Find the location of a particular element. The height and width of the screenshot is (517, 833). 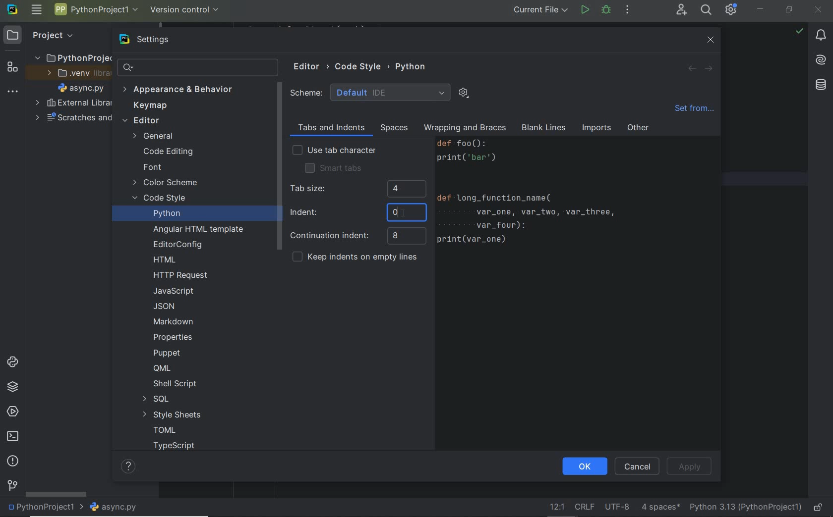

TYPESCRIPT is located at coordinates (178, 447).